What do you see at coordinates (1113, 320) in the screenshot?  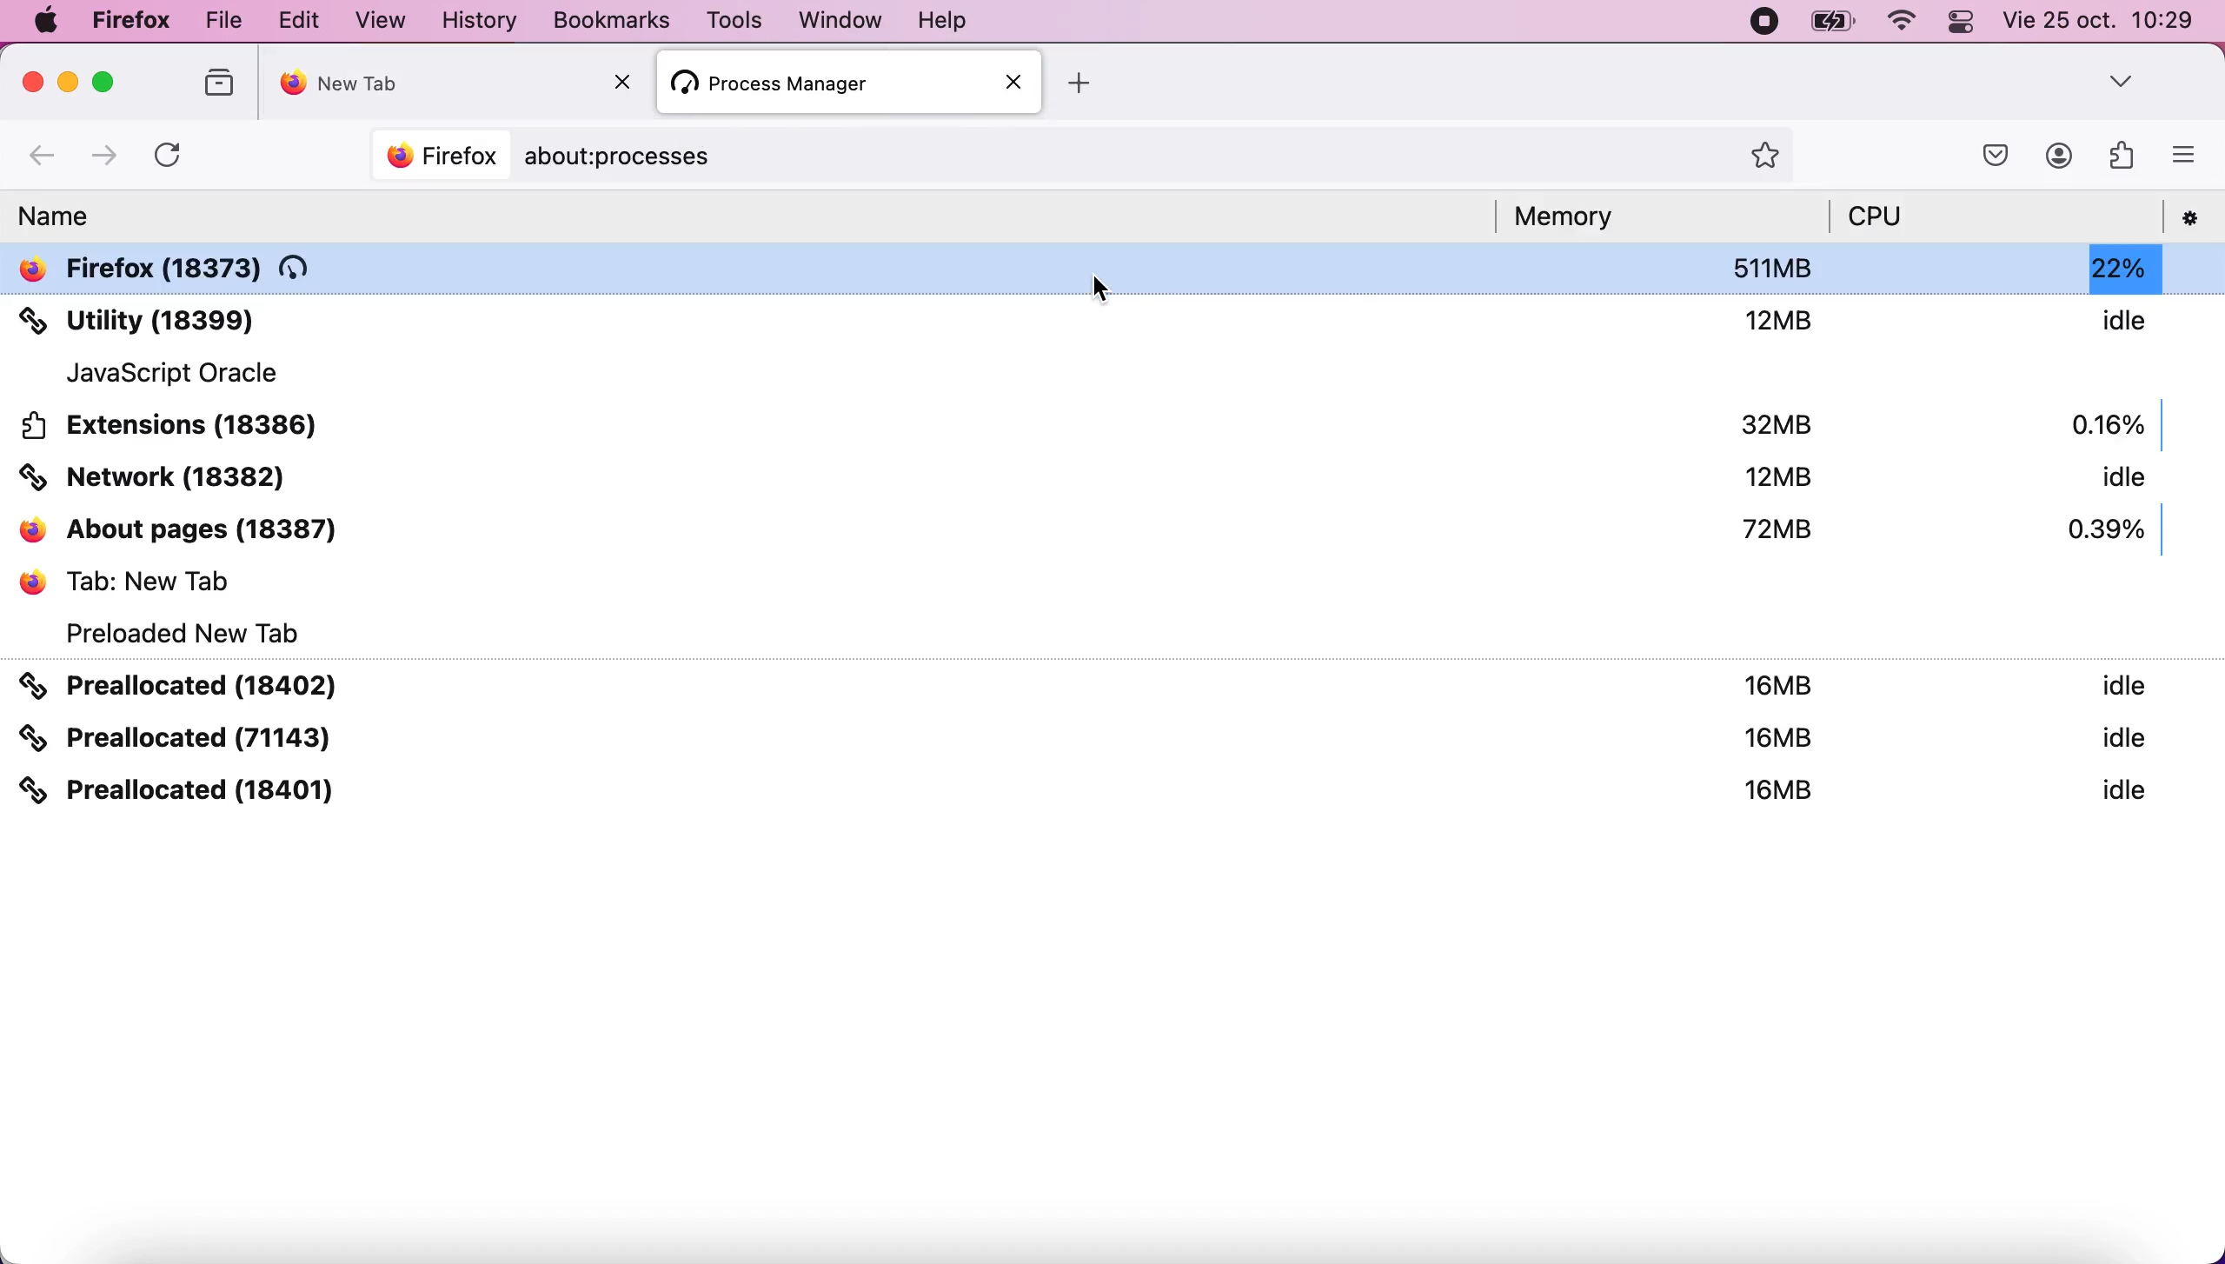 I see `Utility` at bounding box center [1113, 320].